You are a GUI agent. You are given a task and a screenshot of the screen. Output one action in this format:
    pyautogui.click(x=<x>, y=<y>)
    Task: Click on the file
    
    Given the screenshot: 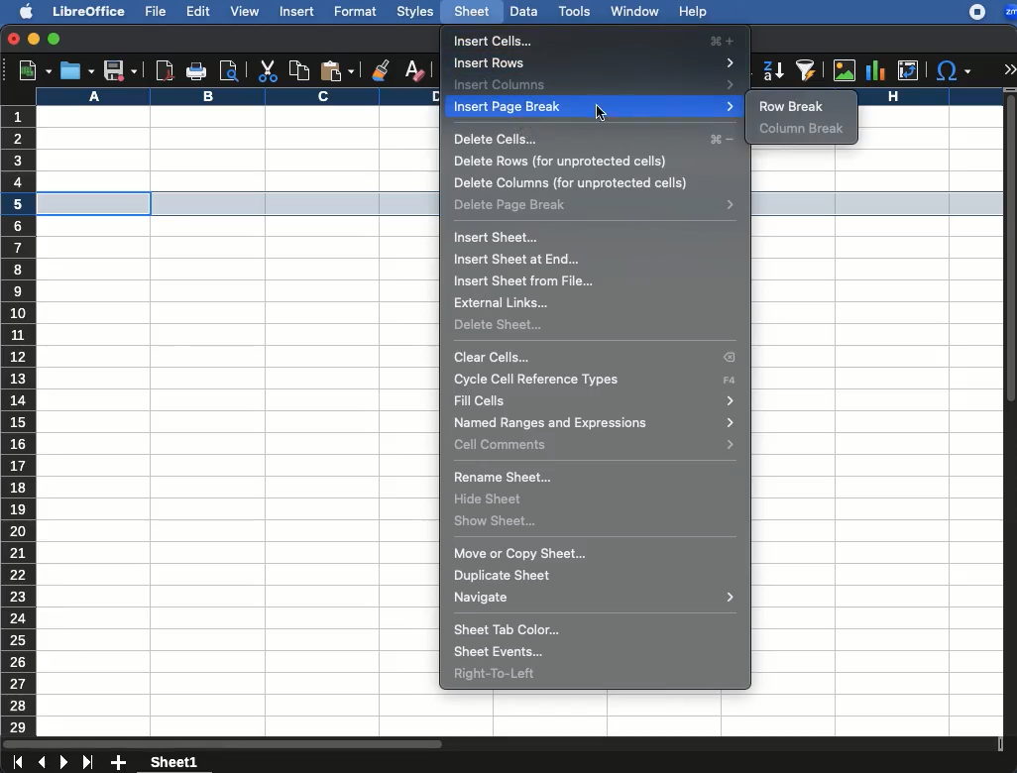 What is the action you would take?
    pyautogui.click(x=155, y=12)
    